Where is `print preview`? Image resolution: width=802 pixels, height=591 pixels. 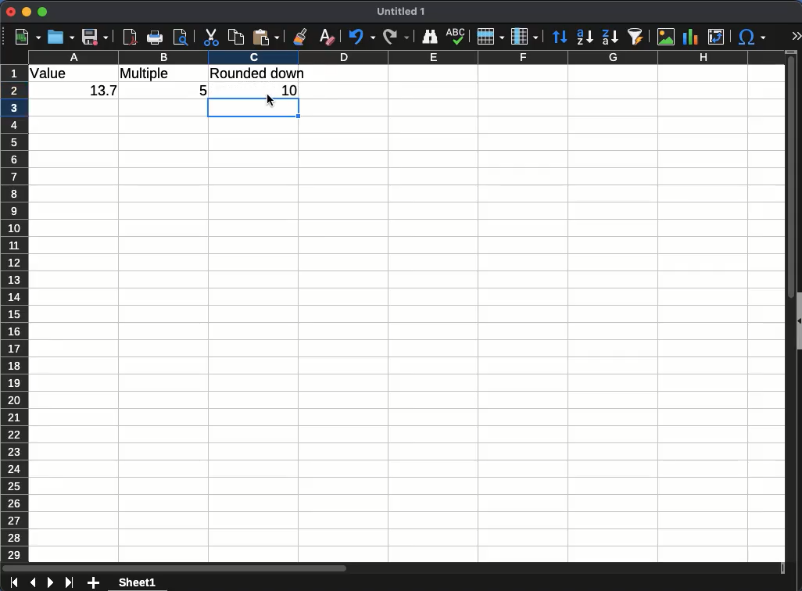
print preview is located at coordinates (181, 38).